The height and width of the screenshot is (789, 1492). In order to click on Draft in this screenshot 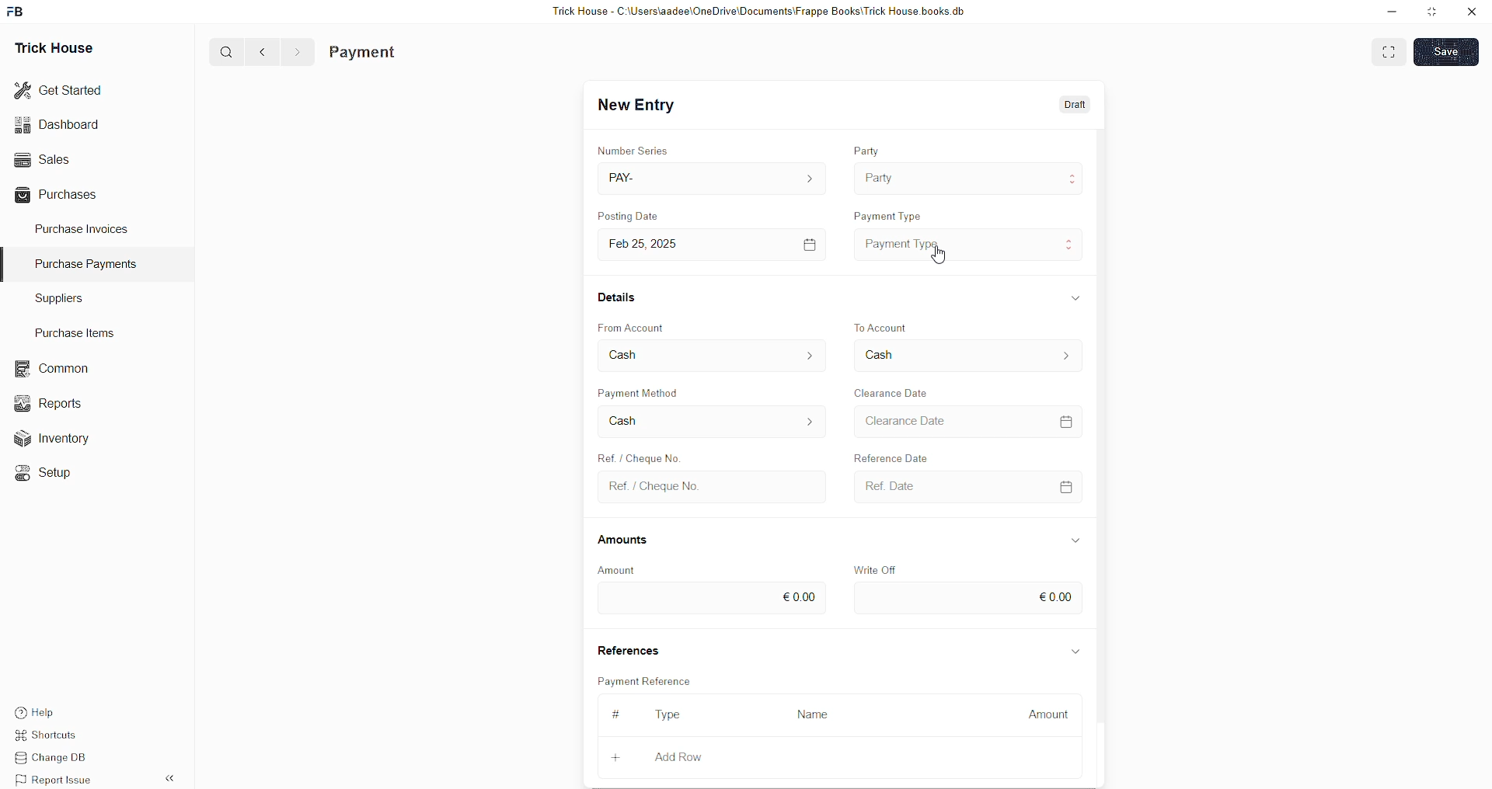, I will do `click(1076, 106)`.